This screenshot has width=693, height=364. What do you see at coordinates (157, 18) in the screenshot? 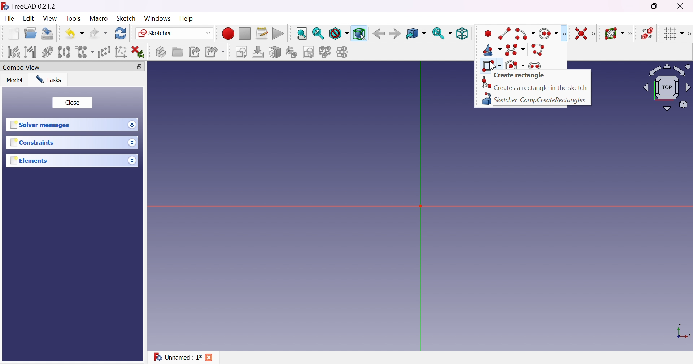
I see `Windows` at bounding box center [157, 18].